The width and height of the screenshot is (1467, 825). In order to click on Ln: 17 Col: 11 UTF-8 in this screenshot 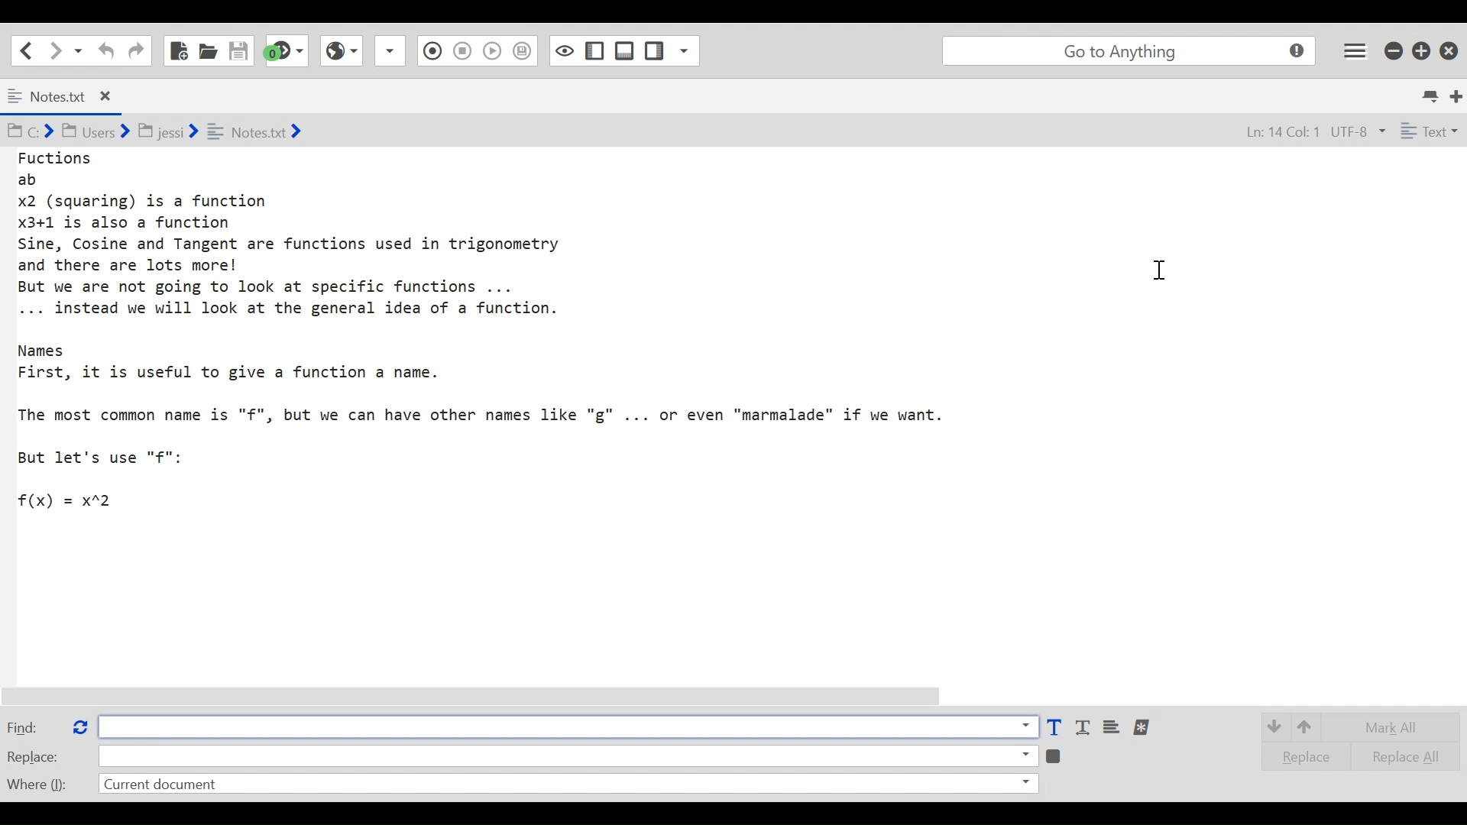, I will do `click(1298, 133)`.